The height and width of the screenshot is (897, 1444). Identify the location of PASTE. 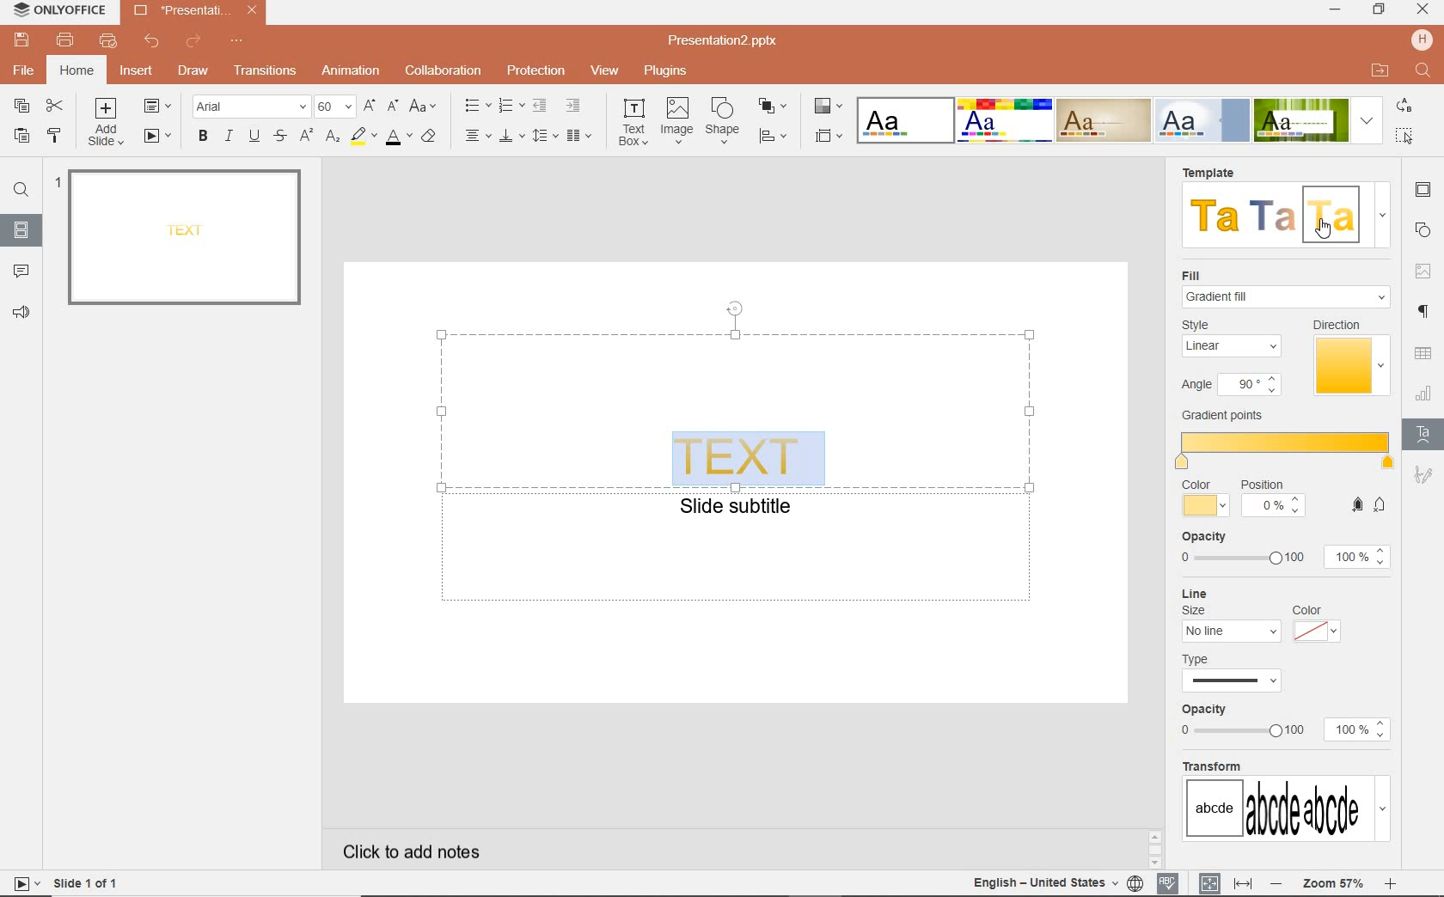
(17, 137).